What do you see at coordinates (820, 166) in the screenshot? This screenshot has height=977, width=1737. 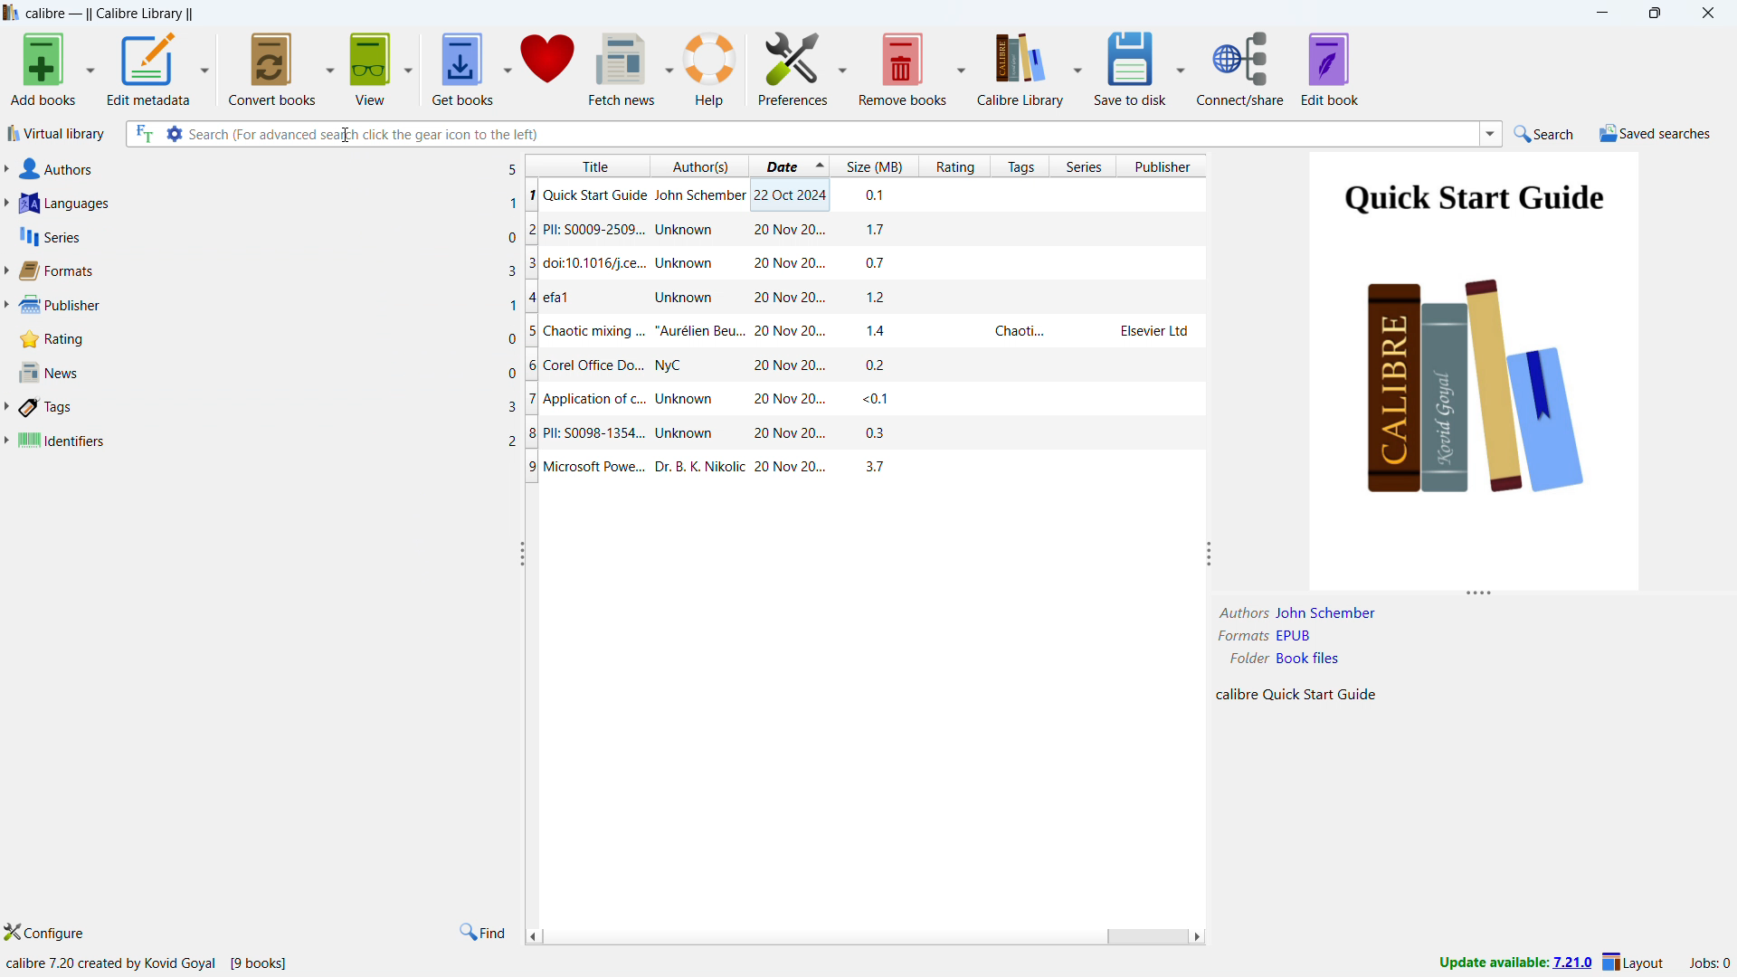 I see `select sorting order` at bounding box center [820, 166].